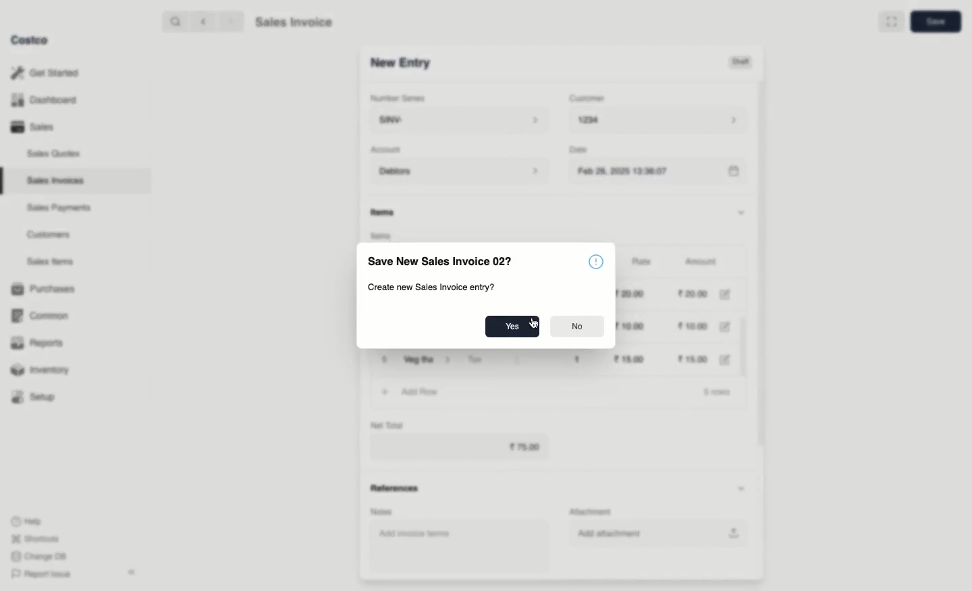 The width and height of the screenshot is (972, 591). What do you see at coordinates (60, 209) in the screenshot?
I see `Sales Payments.` at bounding box center [60, 209].